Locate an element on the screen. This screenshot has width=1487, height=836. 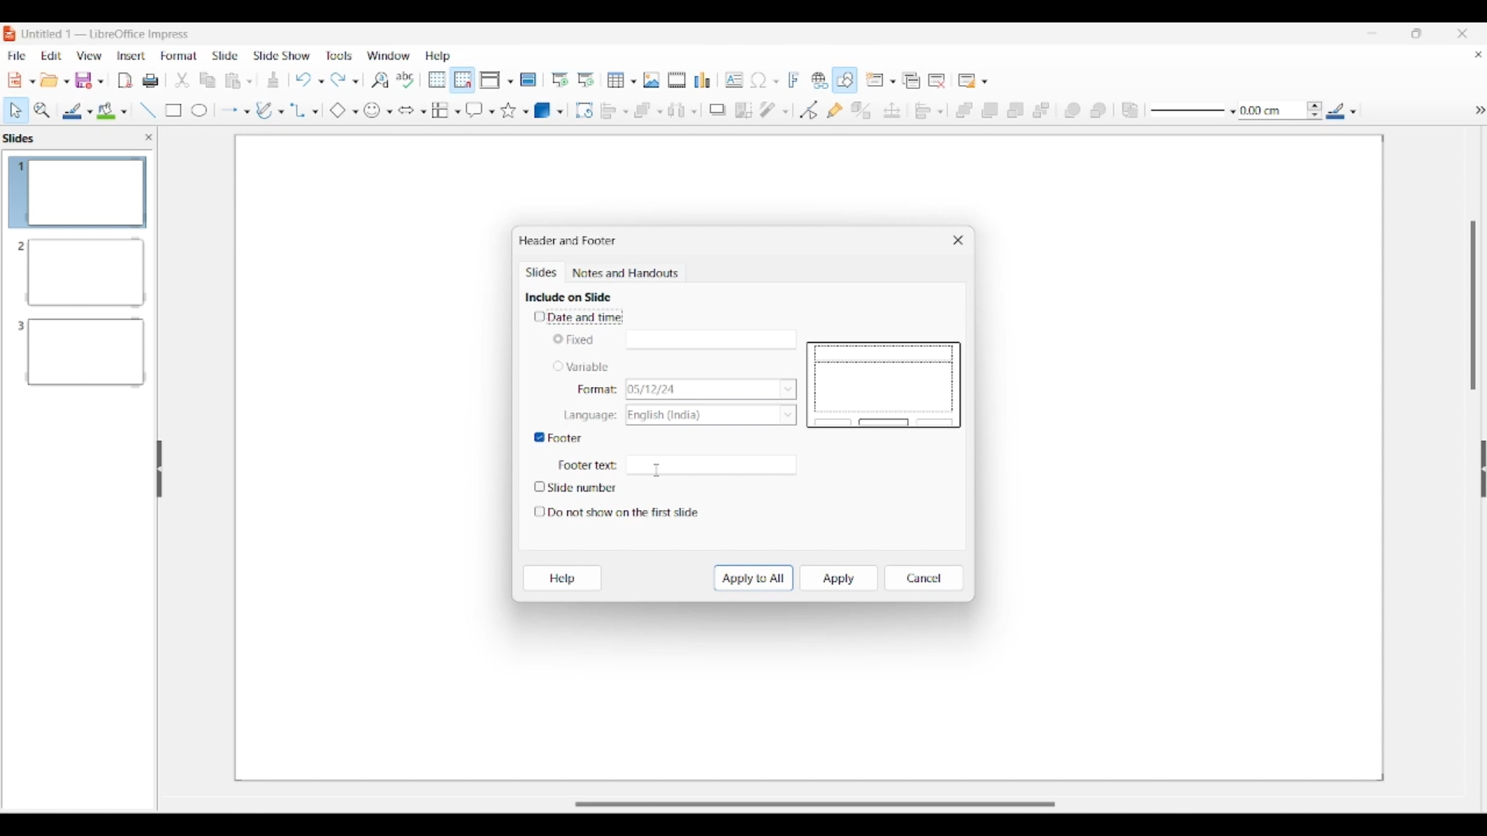
New slide options is located at coordinates (881, 80).